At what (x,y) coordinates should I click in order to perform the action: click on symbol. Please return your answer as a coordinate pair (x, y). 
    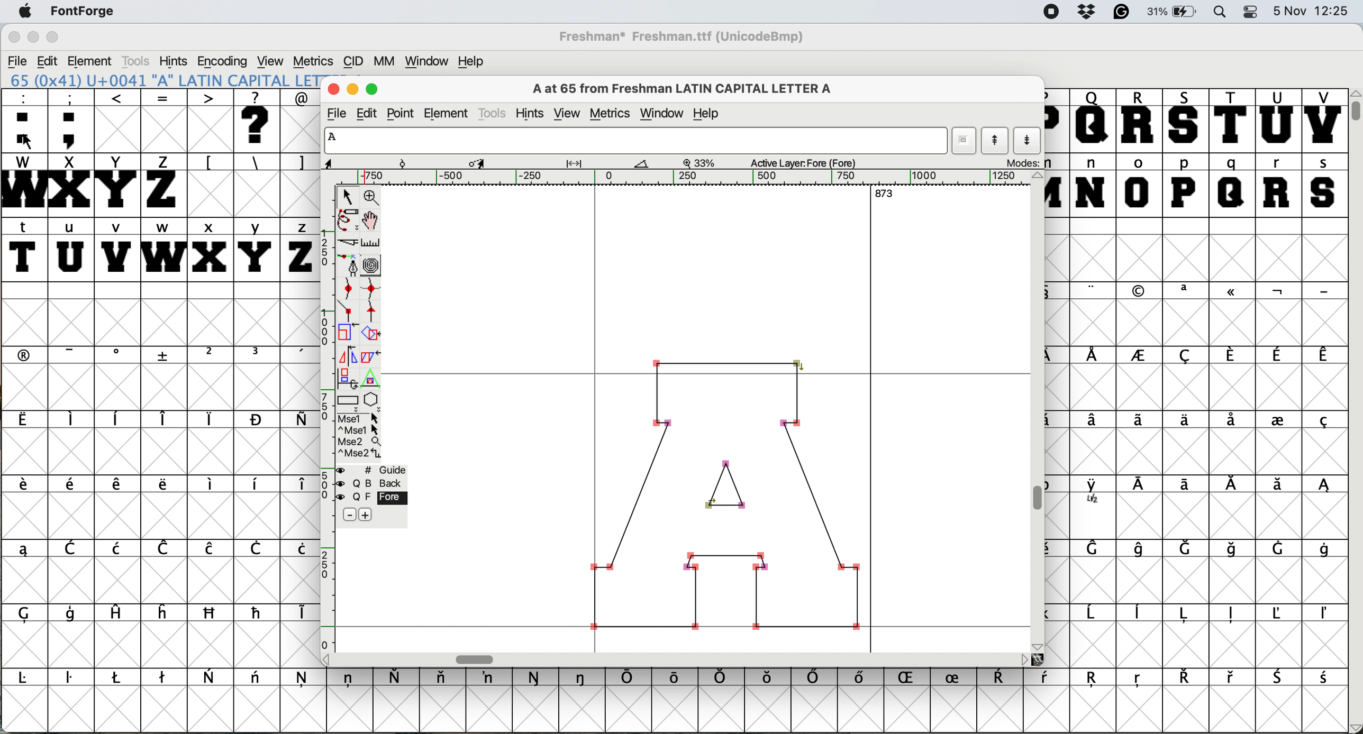
    Looking at the image, I should click on (1277, 355).